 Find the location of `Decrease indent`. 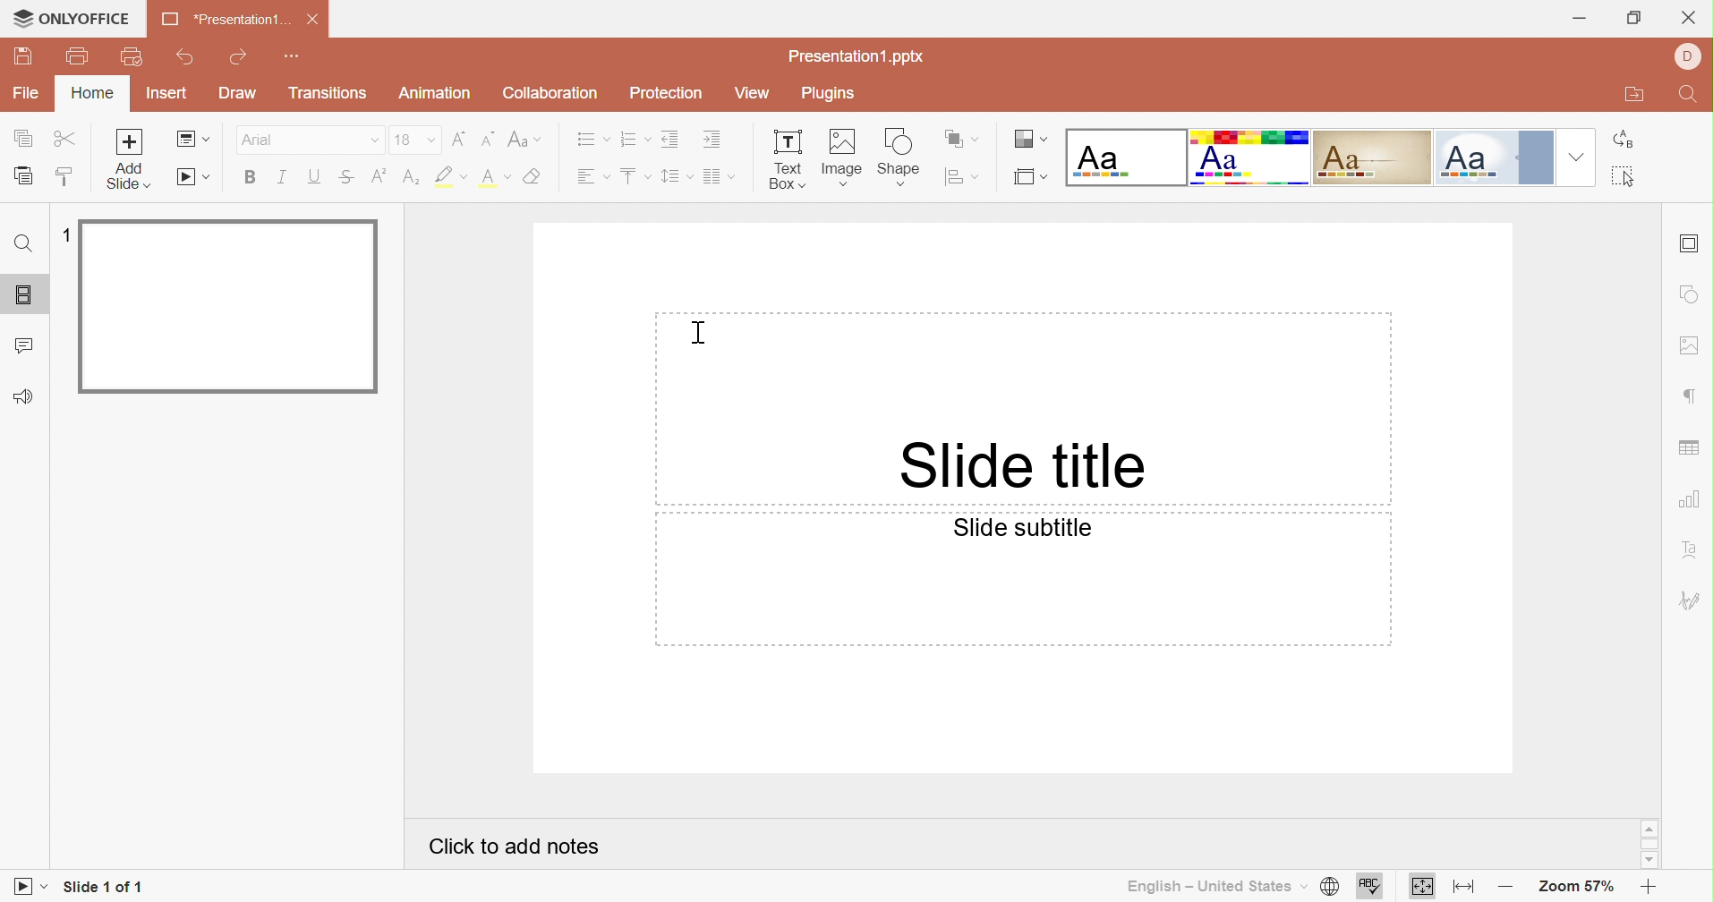

Decrease indent is located at coordinates (669, 140).